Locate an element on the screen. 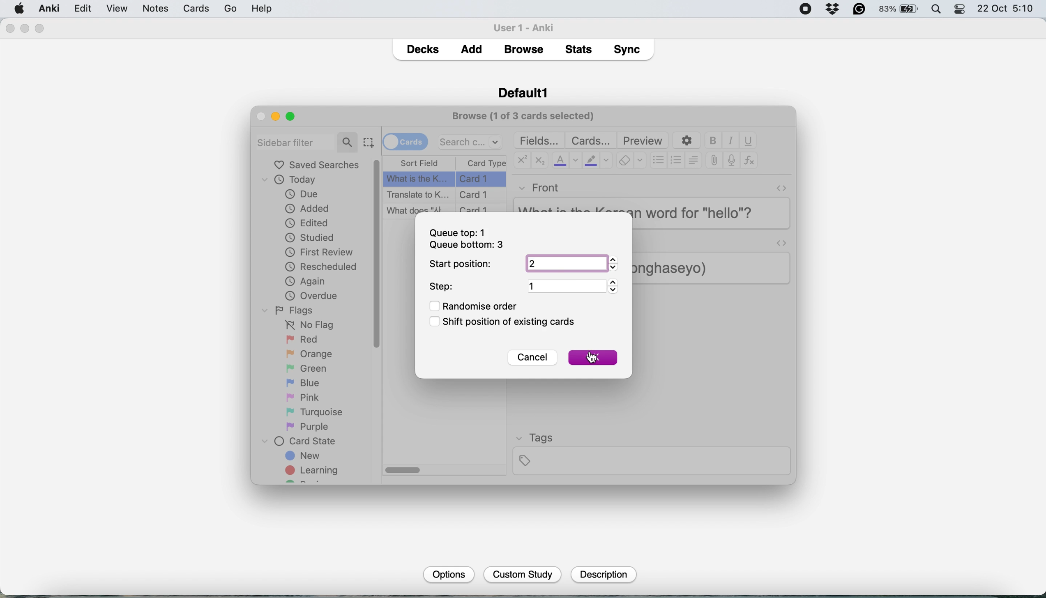  sync is located at coordinates (629, 51).